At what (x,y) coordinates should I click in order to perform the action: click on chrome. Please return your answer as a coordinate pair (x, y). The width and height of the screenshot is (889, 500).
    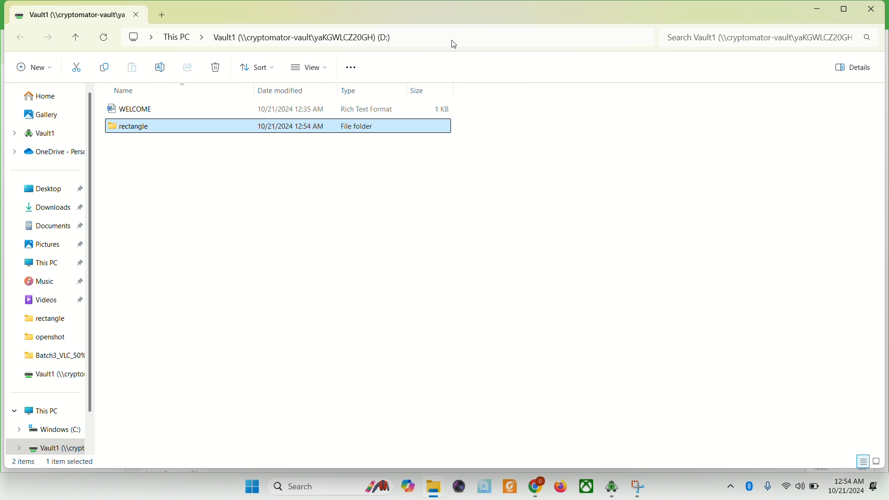
    Looking at the image, I should click on (536, 486).